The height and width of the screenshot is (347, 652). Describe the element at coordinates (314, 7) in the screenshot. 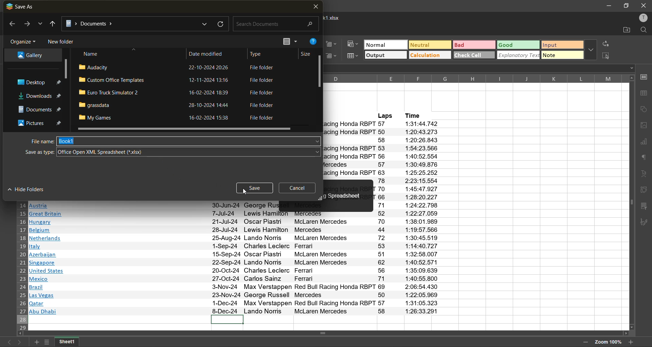

I see `close` at that location.